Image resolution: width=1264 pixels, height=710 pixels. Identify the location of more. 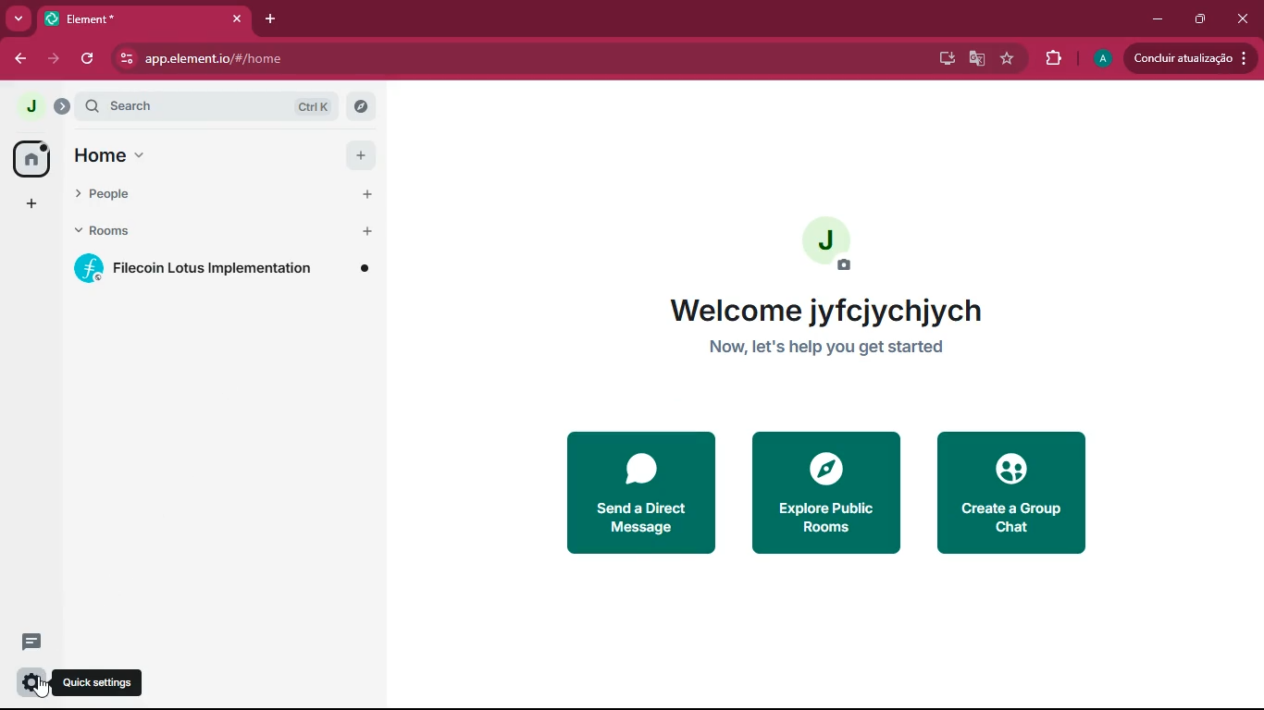
(31, 205).